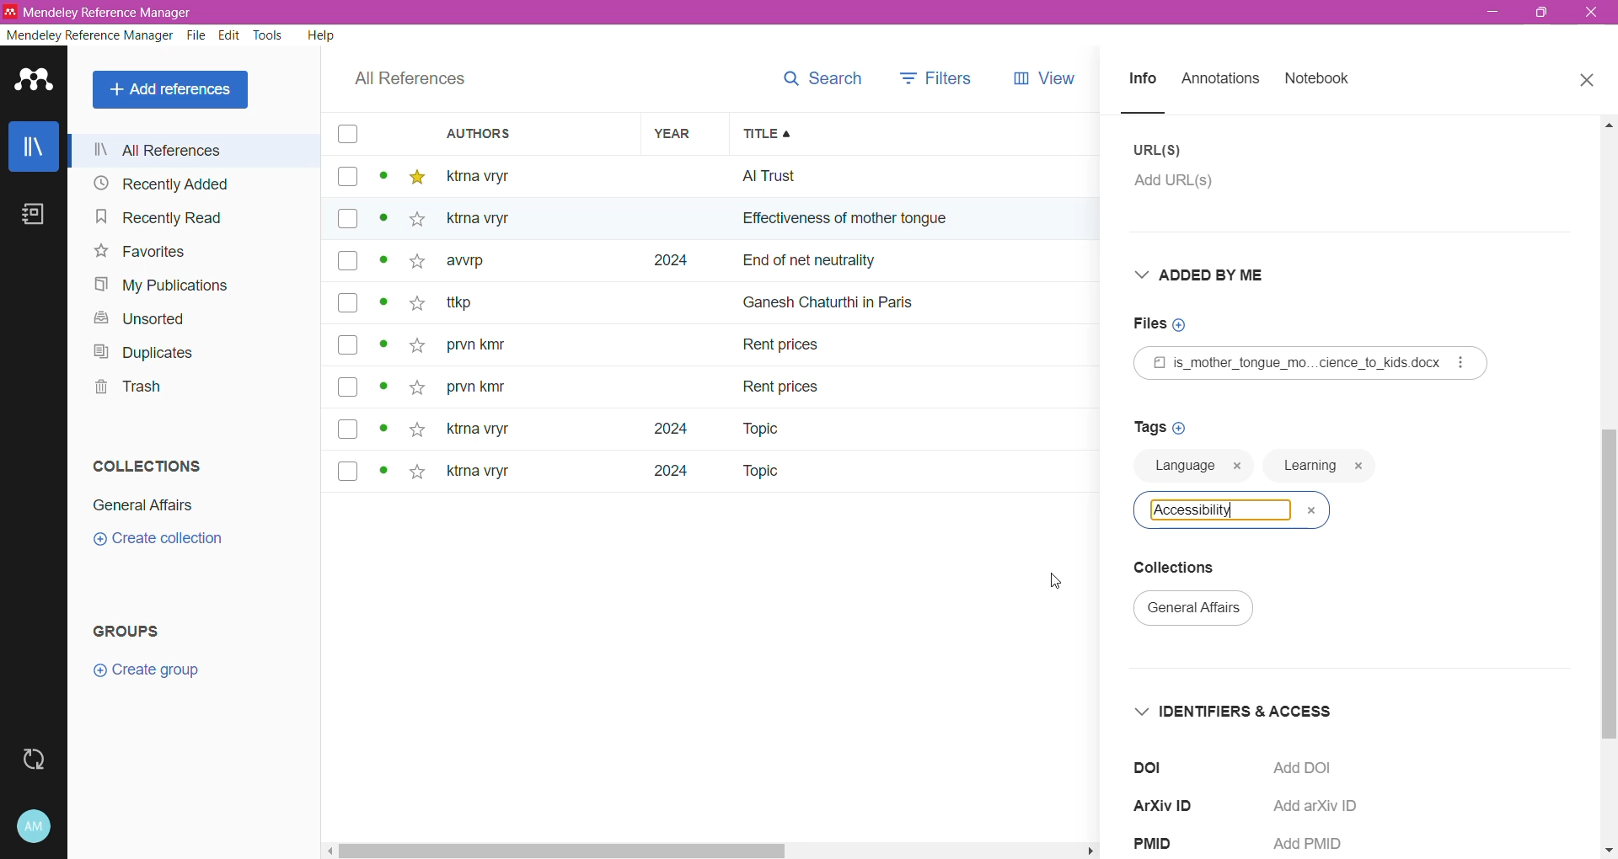 The image size is (1618, 859). Describe the element at coordinates (487, 303) in the screenshot. I see `~ ttkp` at that location.